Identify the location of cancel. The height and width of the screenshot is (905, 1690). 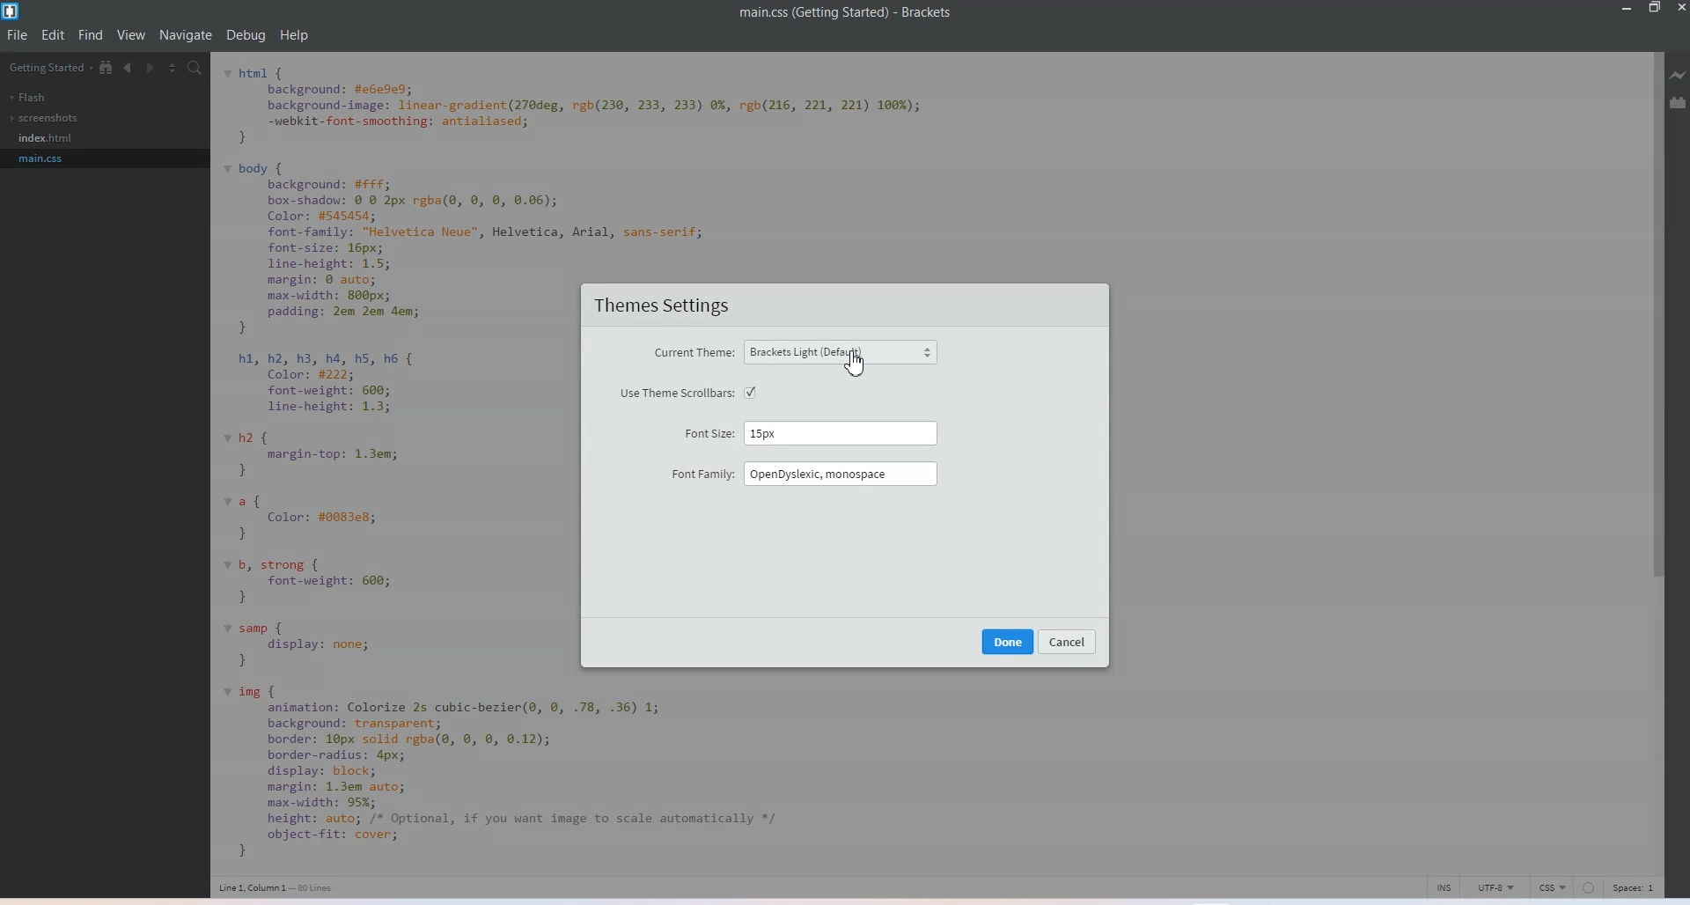
(1071, 641).